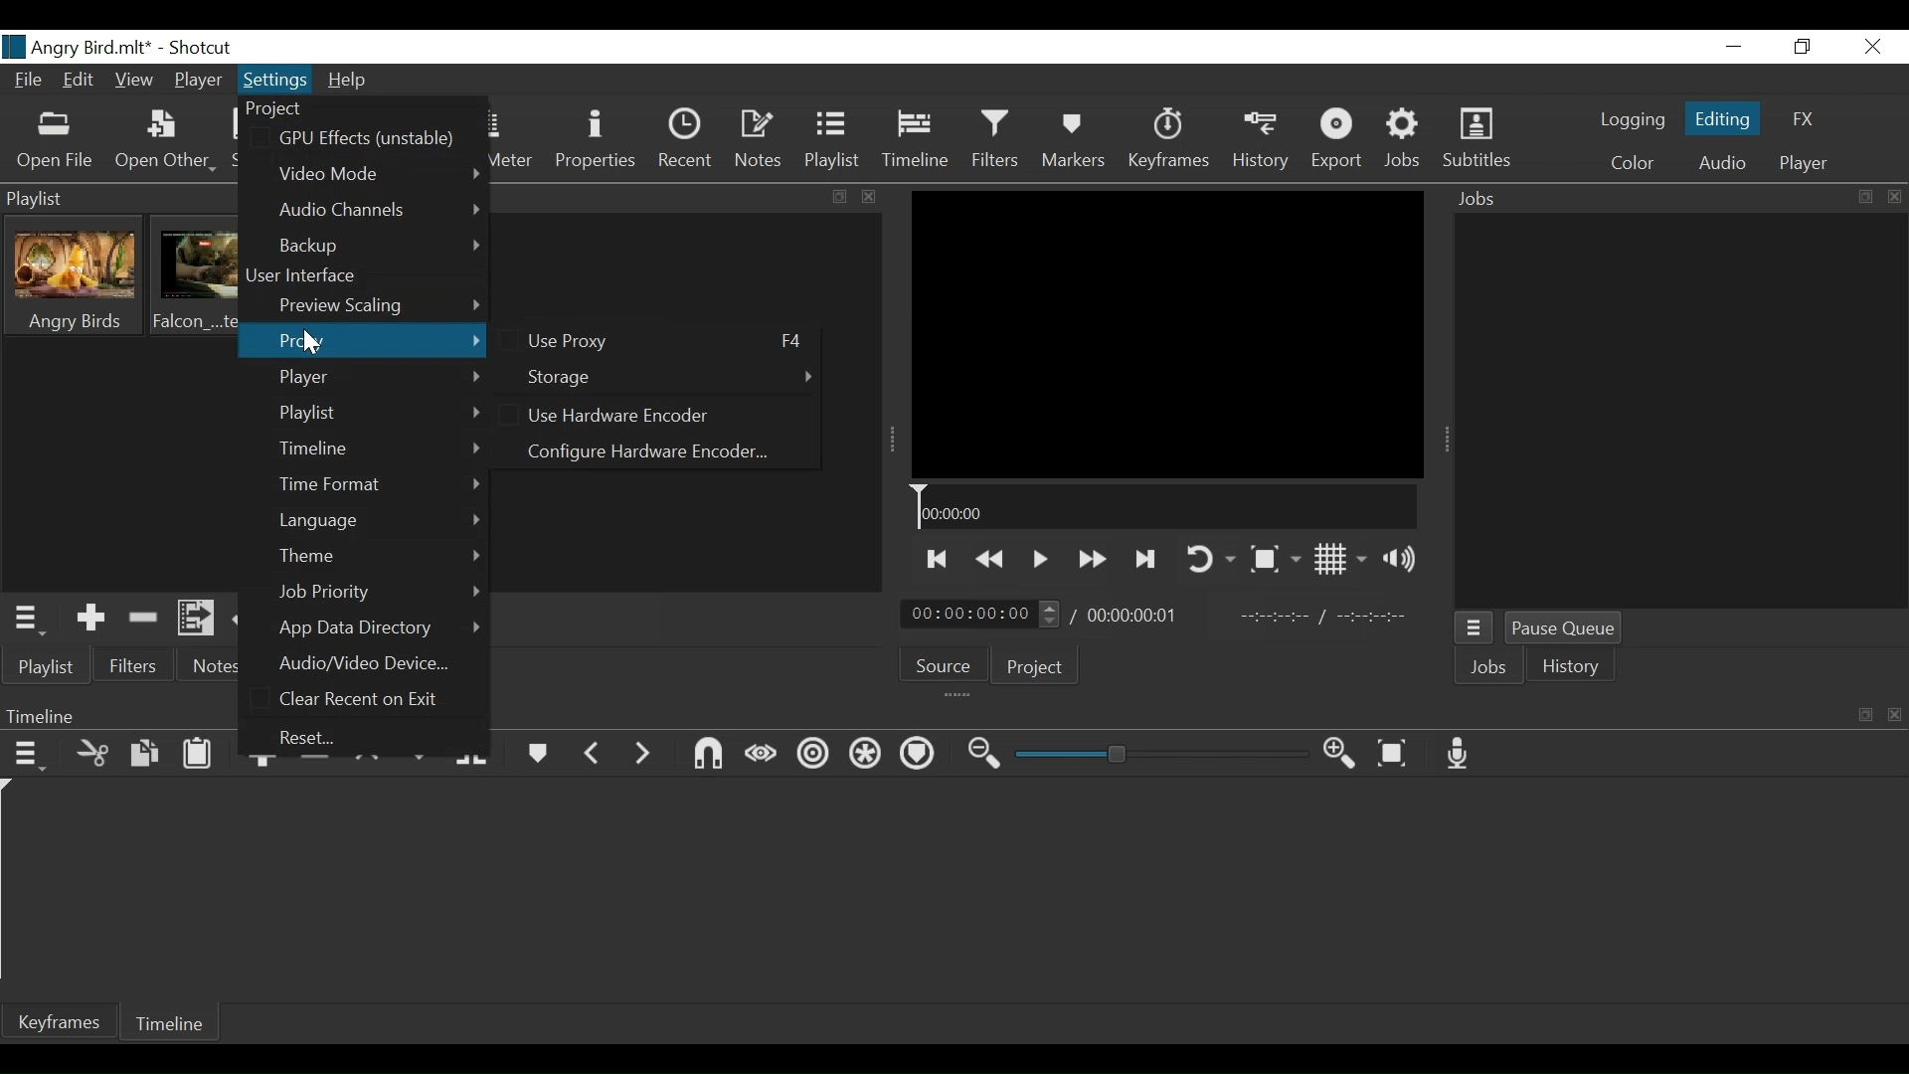 The width and height of the screenshot is (1909, 1074). Describe the element at coordinates (196, 82) in the screenshot. I see `Player` at that location.